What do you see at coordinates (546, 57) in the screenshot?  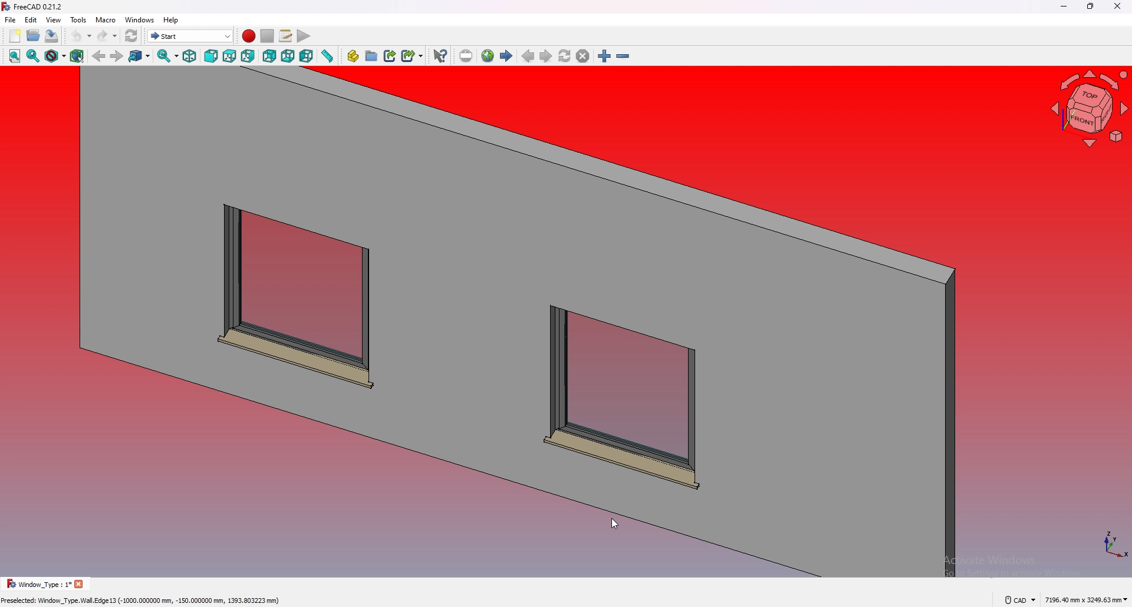 I see `next page` at bounding box center [546, 57].